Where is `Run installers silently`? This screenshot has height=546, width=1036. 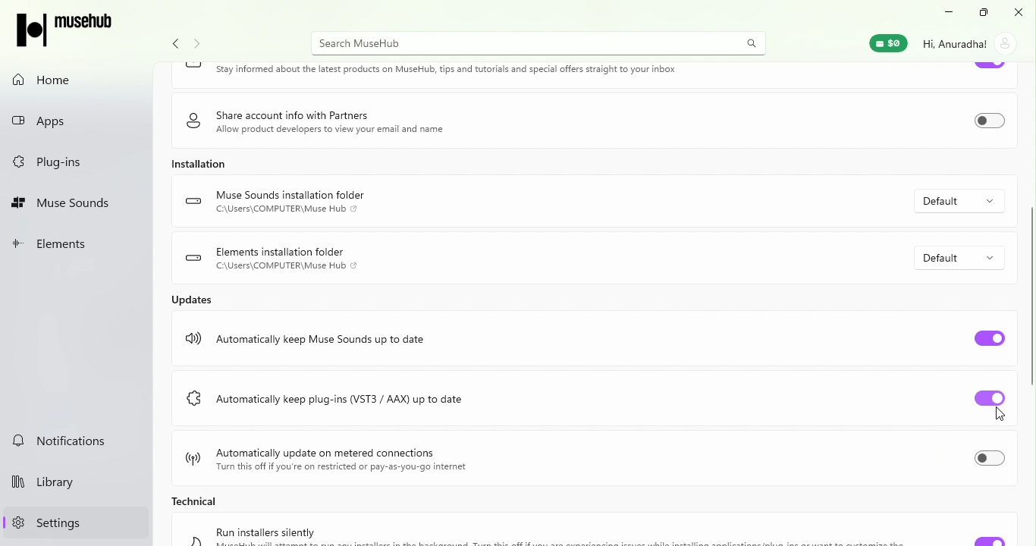
Run installers silently is located at coordinates (267, 531).